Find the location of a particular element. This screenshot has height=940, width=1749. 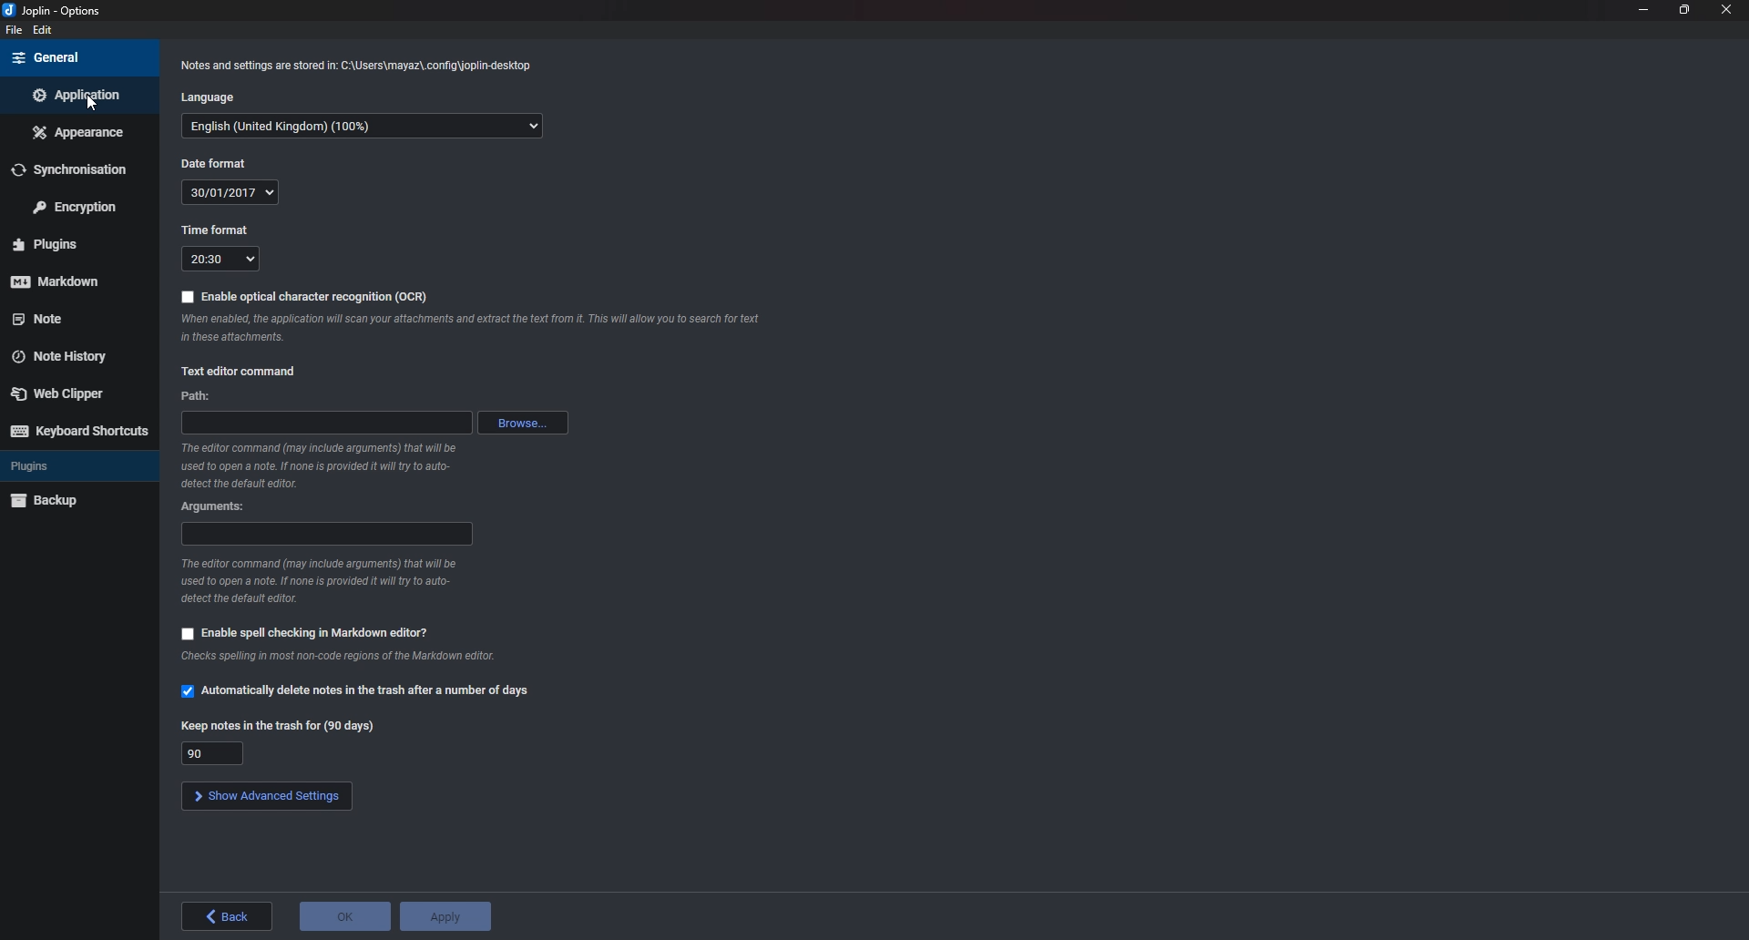

close is located at coordinates (1726, 11).